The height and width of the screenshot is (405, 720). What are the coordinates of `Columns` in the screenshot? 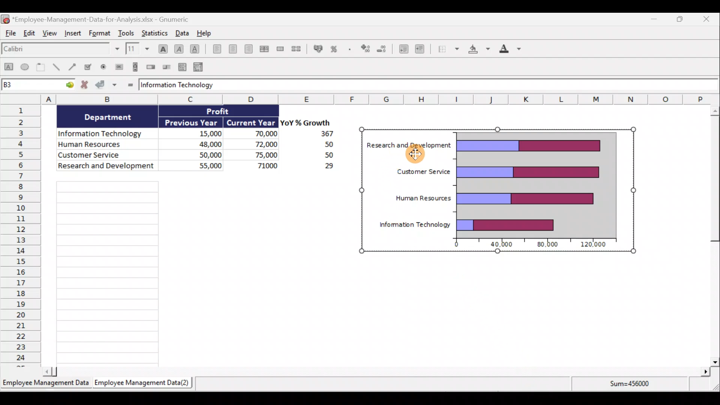 It's located at (381, 99).